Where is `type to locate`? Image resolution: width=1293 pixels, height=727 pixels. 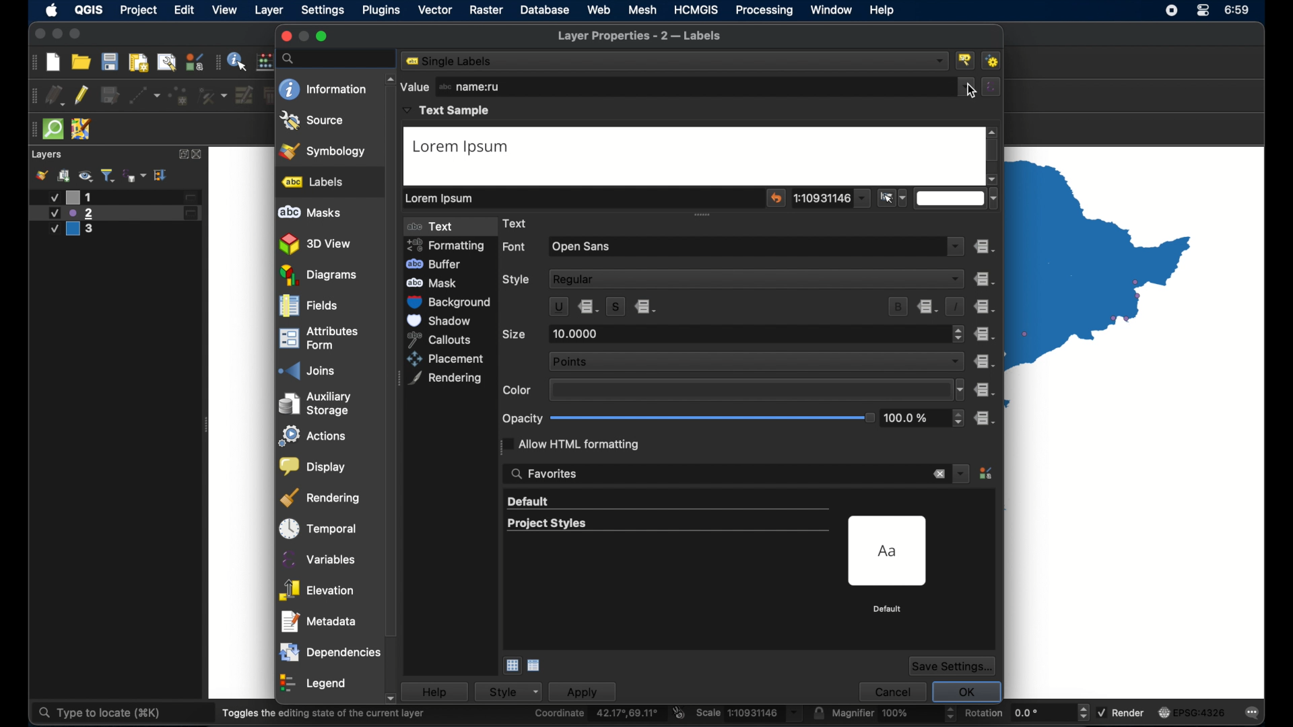 type to locate is located at coordinates (98, 714).